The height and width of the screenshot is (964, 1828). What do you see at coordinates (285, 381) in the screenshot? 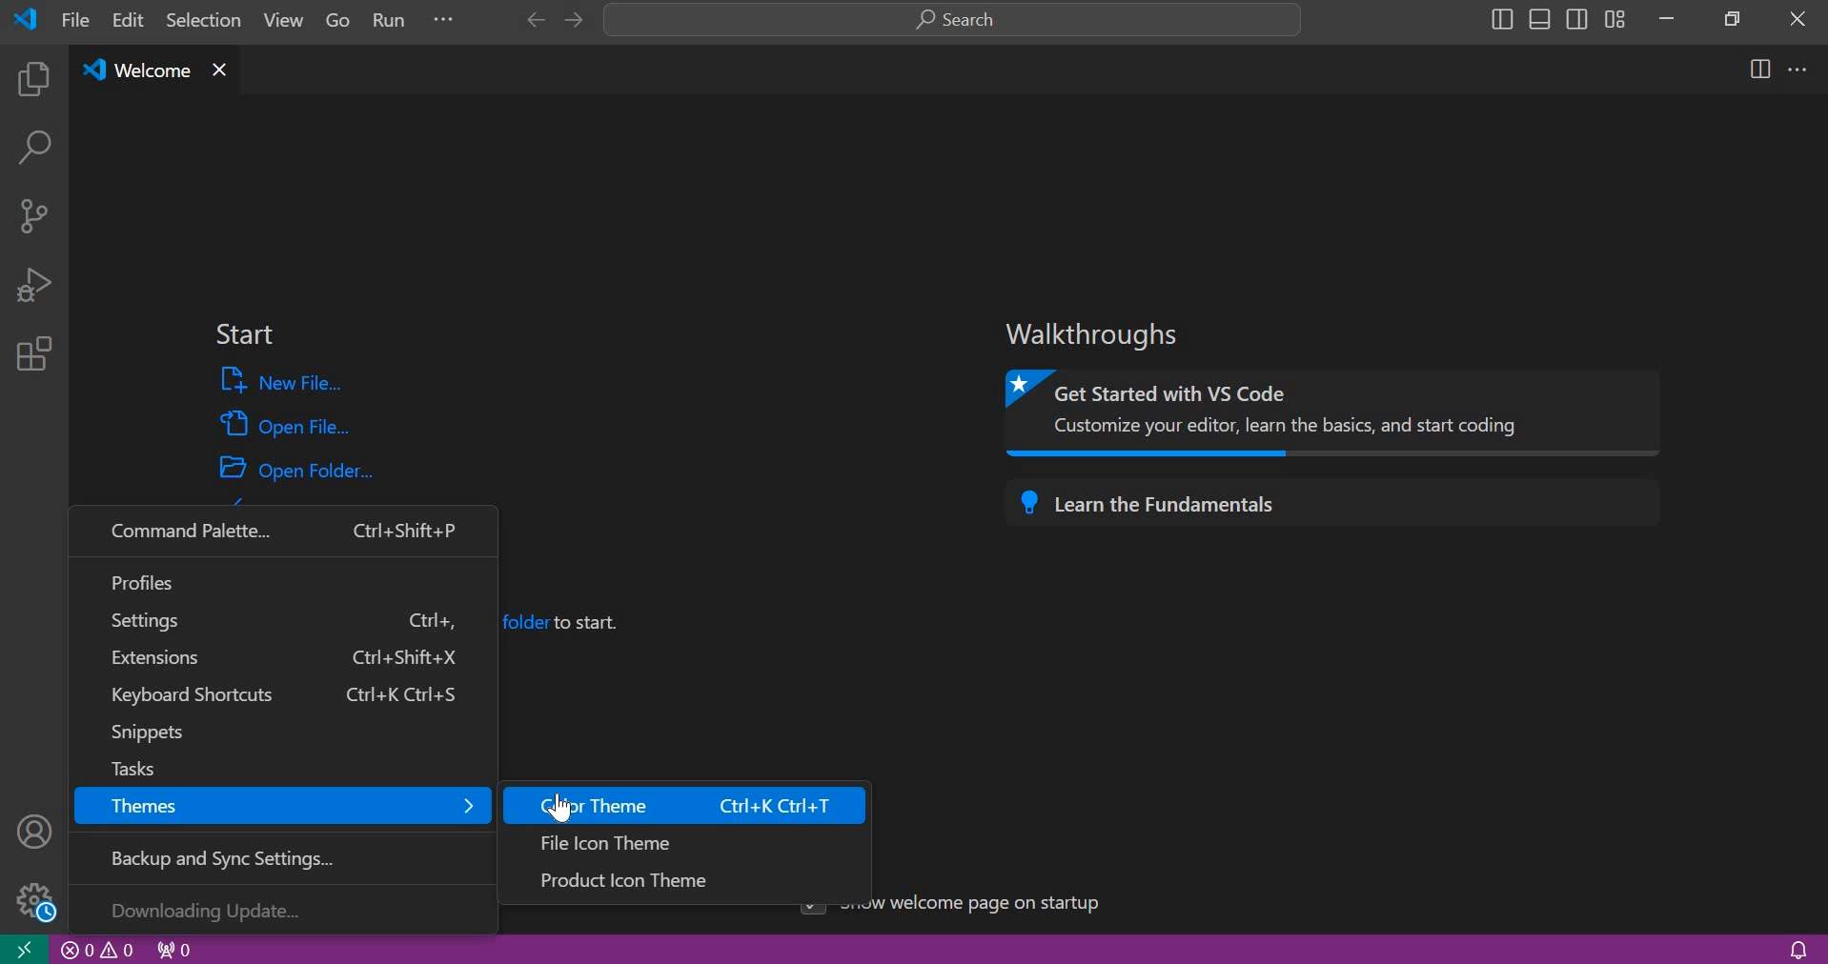
I see `new file` at bounding box center [285, 381].